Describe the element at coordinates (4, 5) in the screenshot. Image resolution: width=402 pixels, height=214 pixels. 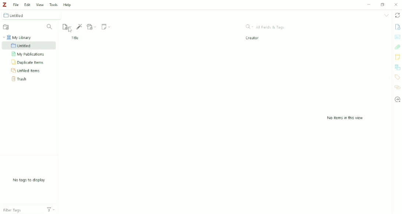
I see `Logo` at that location.